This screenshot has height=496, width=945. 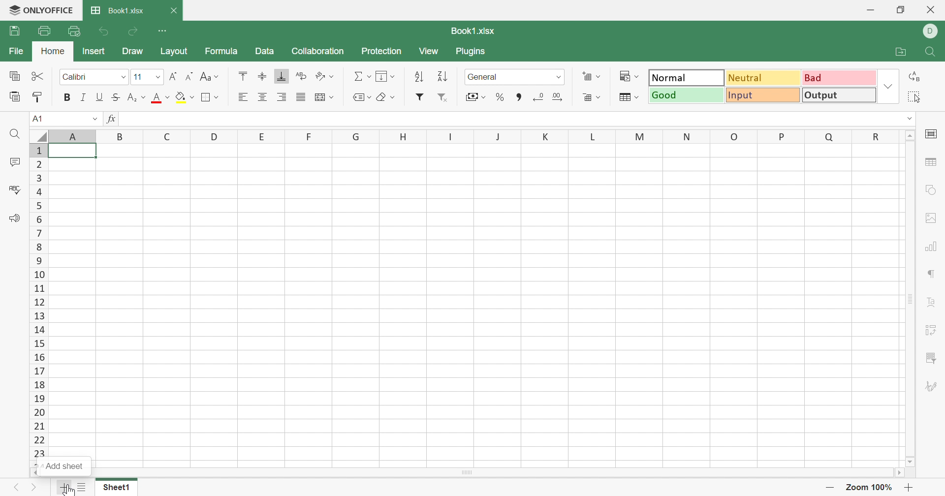 What do you see at coordinates (15, 30) in the screenshot?
I see `Save` at bounding box center [15, 30].